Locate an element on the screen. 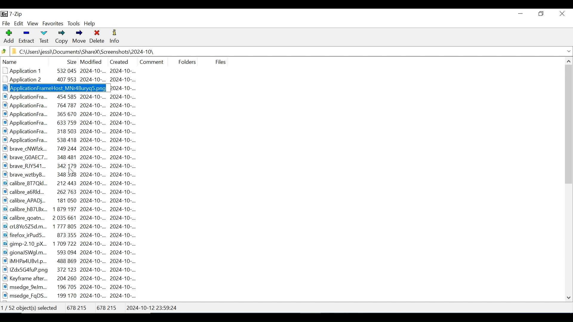 The height and width of the screenshot is (322, 573). gionaJSWgl.m... 593 094 2024-10-.. 2024-10-... is located at coordinates (73, 253).